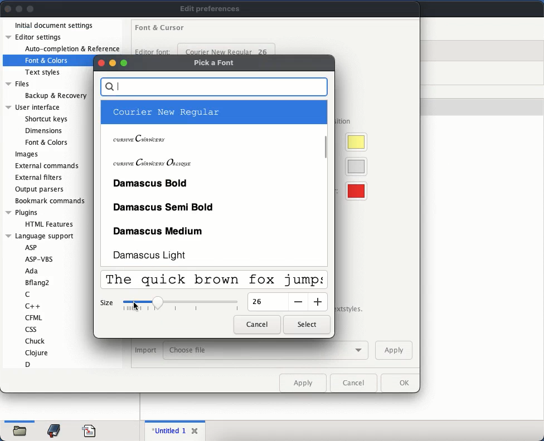 Image resolution: width=544 pixels, height=441 pixels. What do you see at coordinates (41, 237) in the screenshot?
I see `Language support` at bounding box center [41, 237].